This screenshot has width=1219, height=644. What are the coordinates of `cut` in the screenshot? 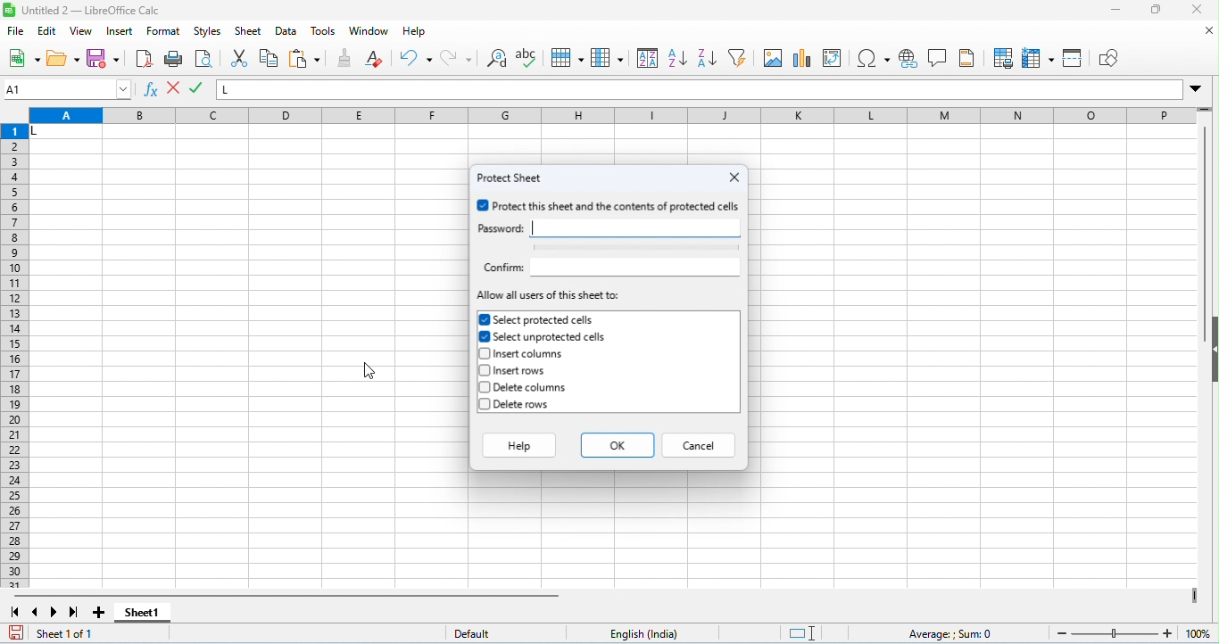 It's located at (242, 58).